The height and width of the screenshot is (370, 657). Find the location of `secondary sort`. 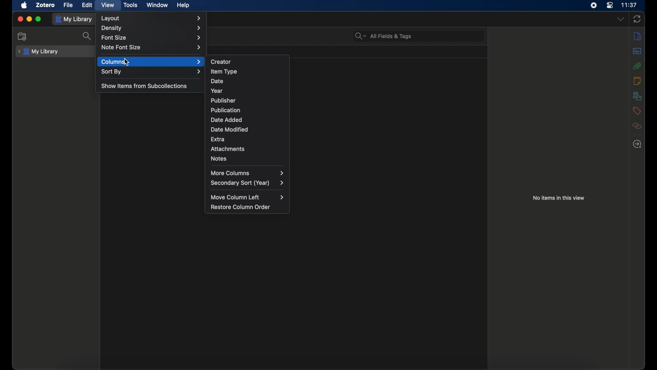

secondary sort is located at coordinates (248, 183).